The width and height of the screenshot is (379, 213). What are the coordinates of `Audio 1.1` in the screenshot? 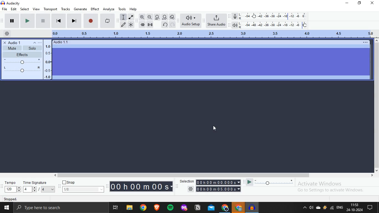 It's located at (213, 60).